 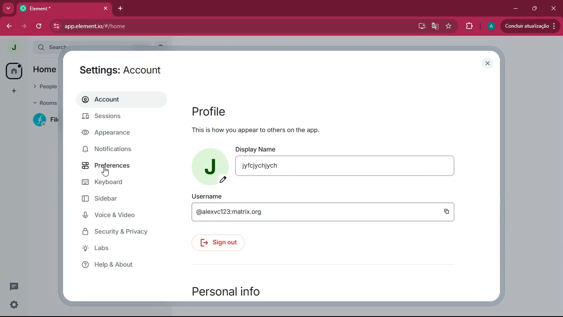 What do you see at coordinates (487, 64) in the screenshot?
I see `close` at bounding box center [487, 64].